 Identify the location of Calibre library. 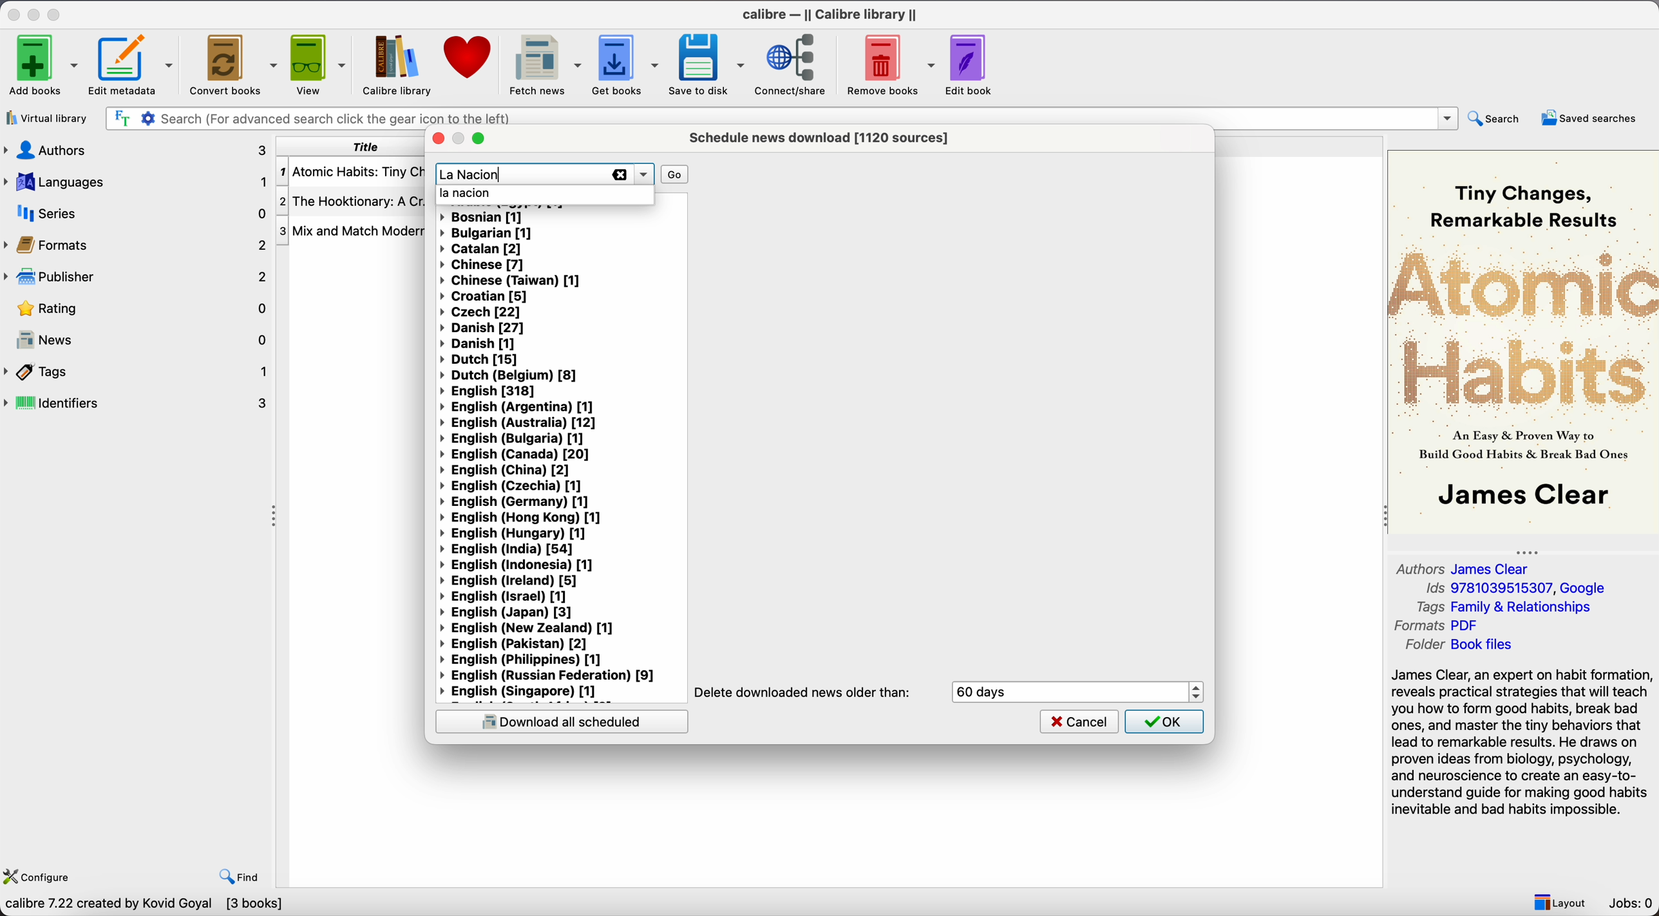
(396, 64).